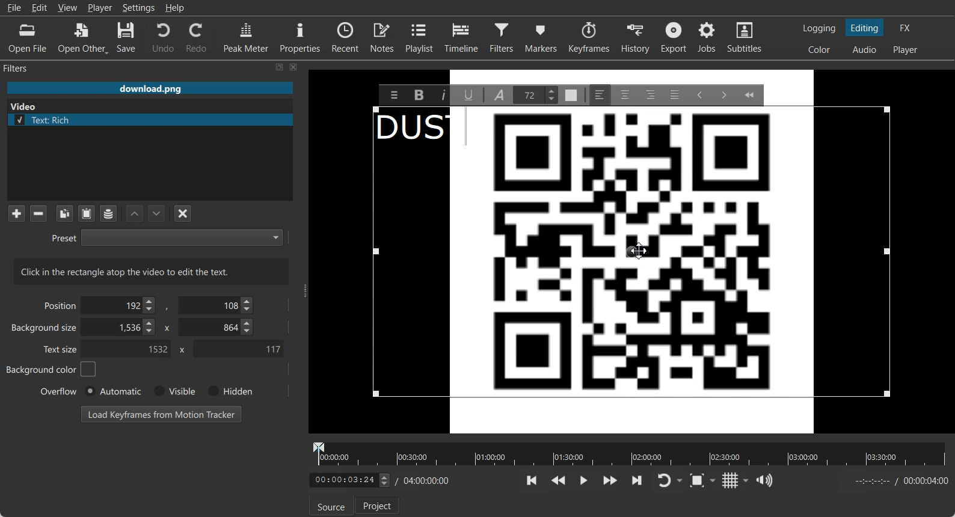 The width and height of the screenshot is (955, 517). What do you see at coordinates (238, 348) in the screenshot?
I see `Text Size Y- Coordinate` at bounding box center [238, 348].